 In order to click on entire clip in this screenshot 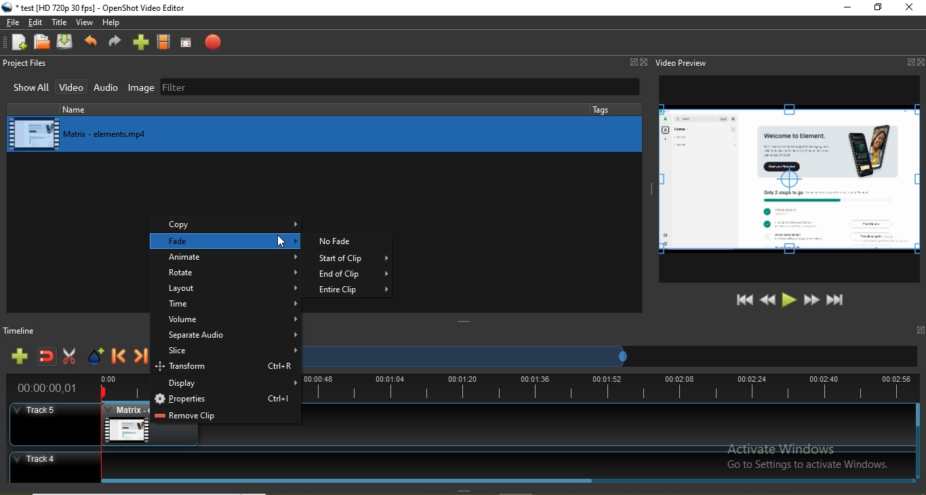, I will do `click(354, 289)`.